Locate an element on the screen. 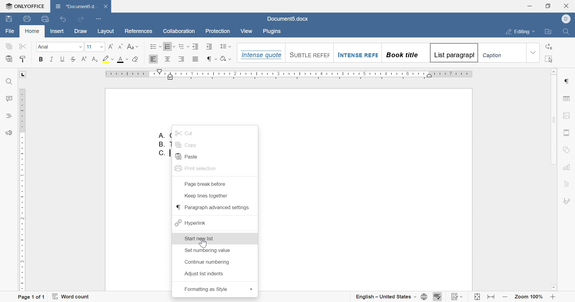 Image resolution: width=575 pixels, height=302 pixels. signature settings is located at coordinates (567, 201).